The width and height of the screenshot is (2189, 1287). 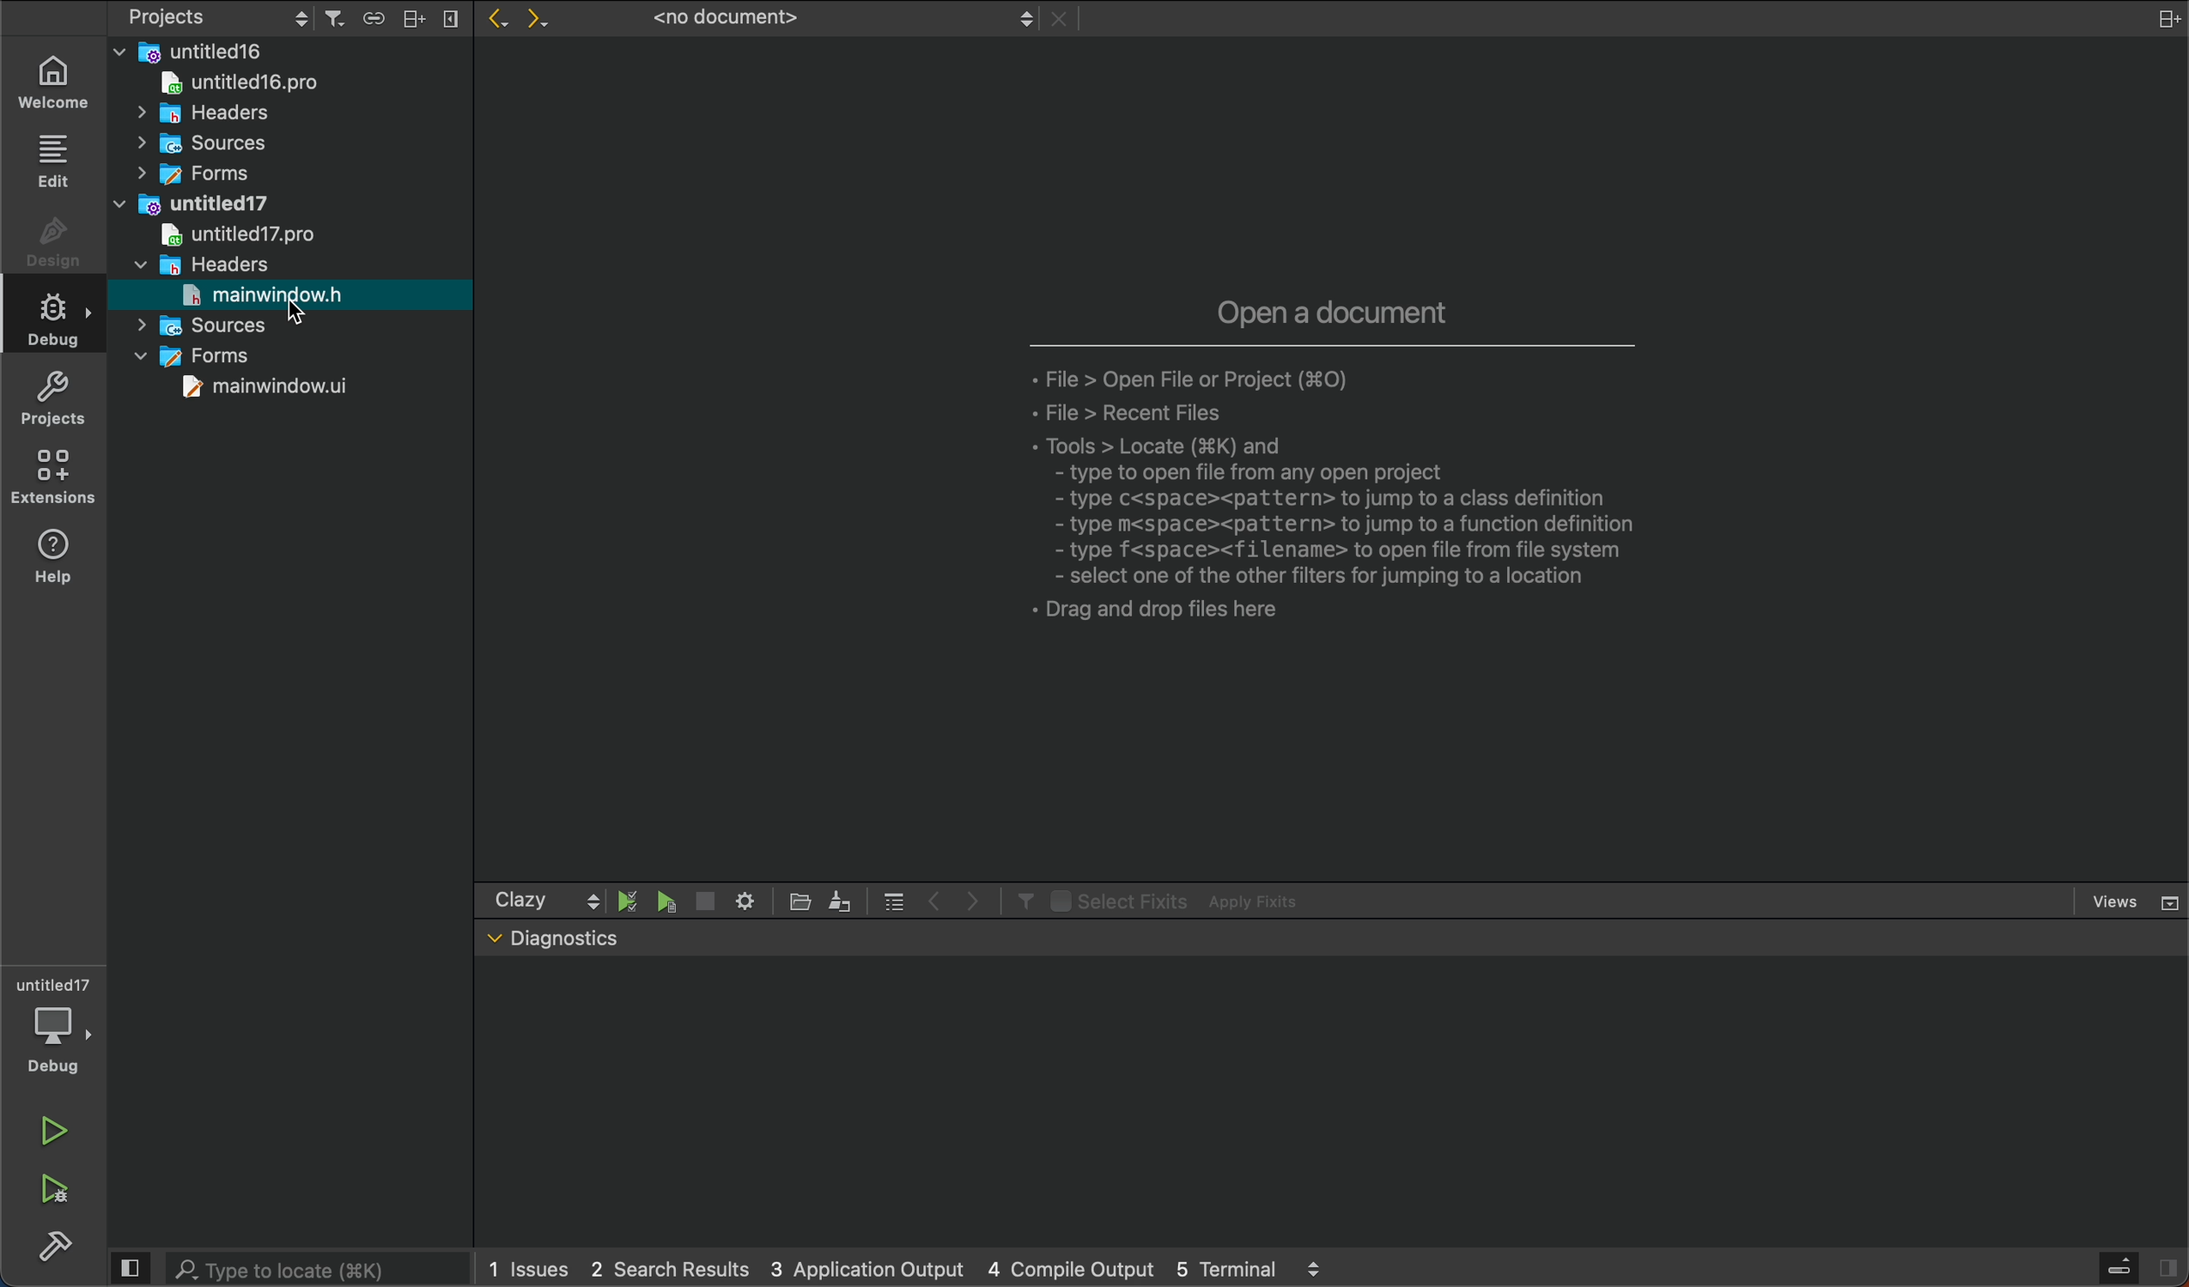 What do you see at coordinates (190, 110) in the screenshot?
I see `Headers` at bounding box center [190, 110].